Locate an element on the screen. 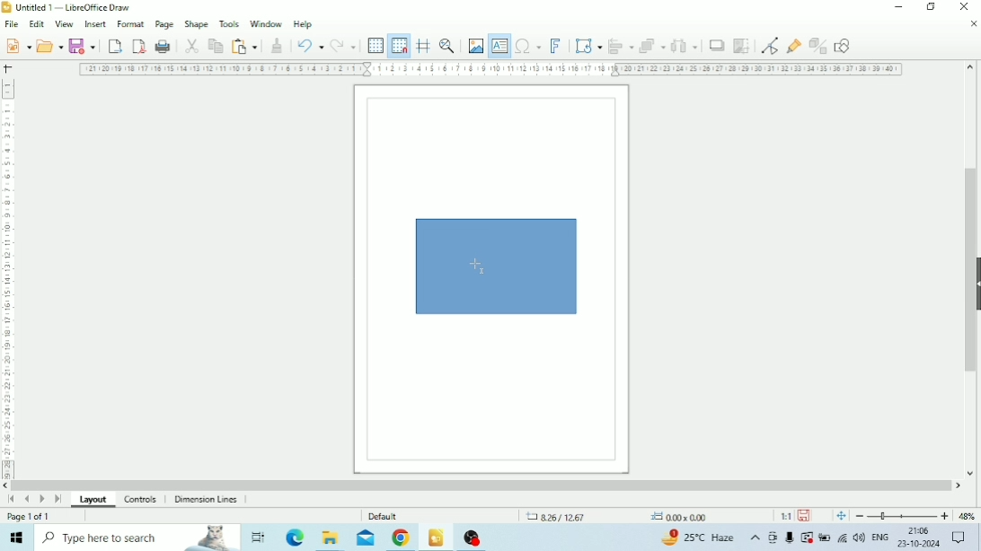 The height and width of the screenshot is (551, 981). Help is located at coordinates (304, 25).